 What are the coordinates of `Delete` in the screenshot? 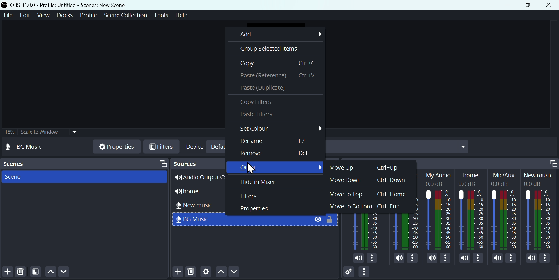 It's located at (20, 273).